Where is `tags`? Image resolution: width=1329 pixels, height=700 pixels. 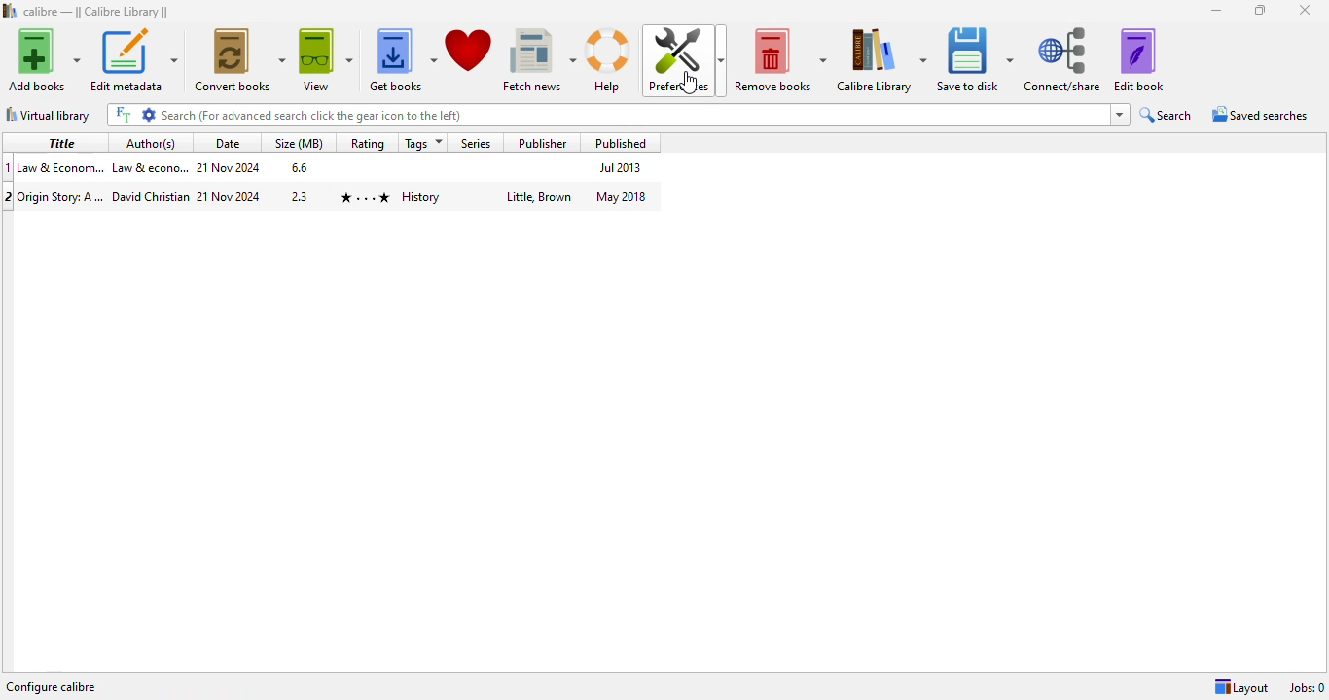
tags is located at coordinates (424, 143).